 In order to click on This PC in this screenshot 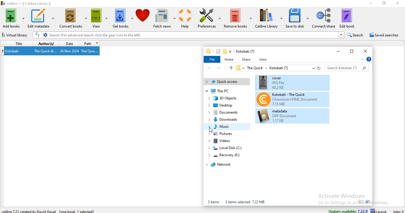, I will do `click(228, 91)`.